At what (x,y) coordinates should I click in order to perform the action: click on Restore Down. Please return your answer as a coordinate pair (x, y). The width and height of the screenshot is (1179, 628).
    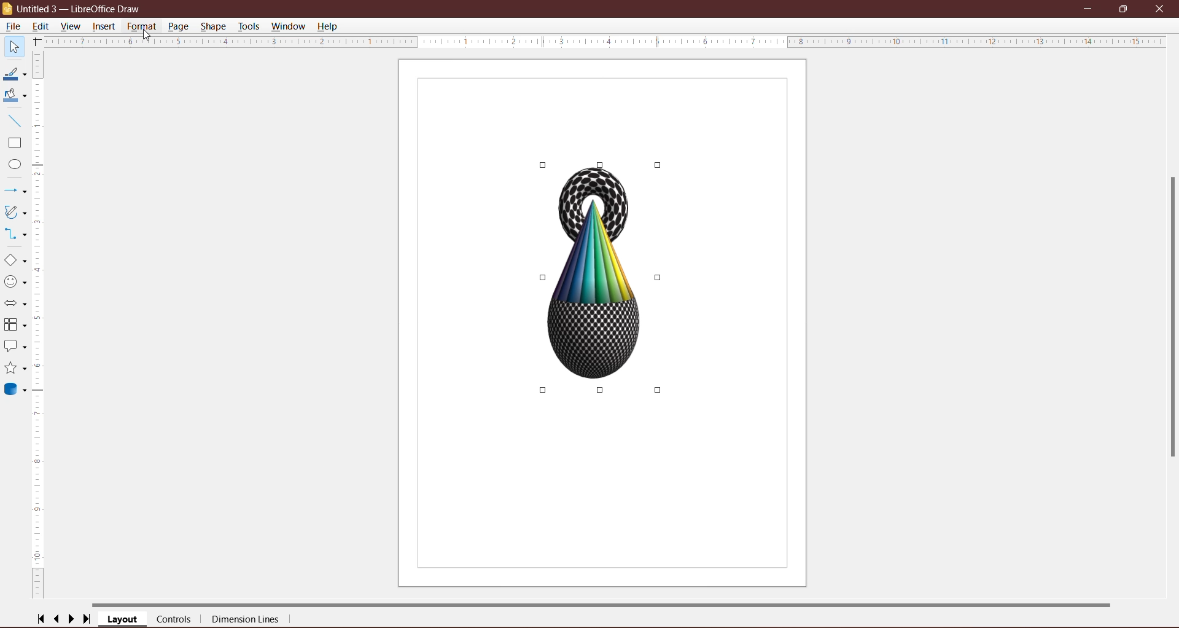
    Looking at the image, I should click on (1125, 9).